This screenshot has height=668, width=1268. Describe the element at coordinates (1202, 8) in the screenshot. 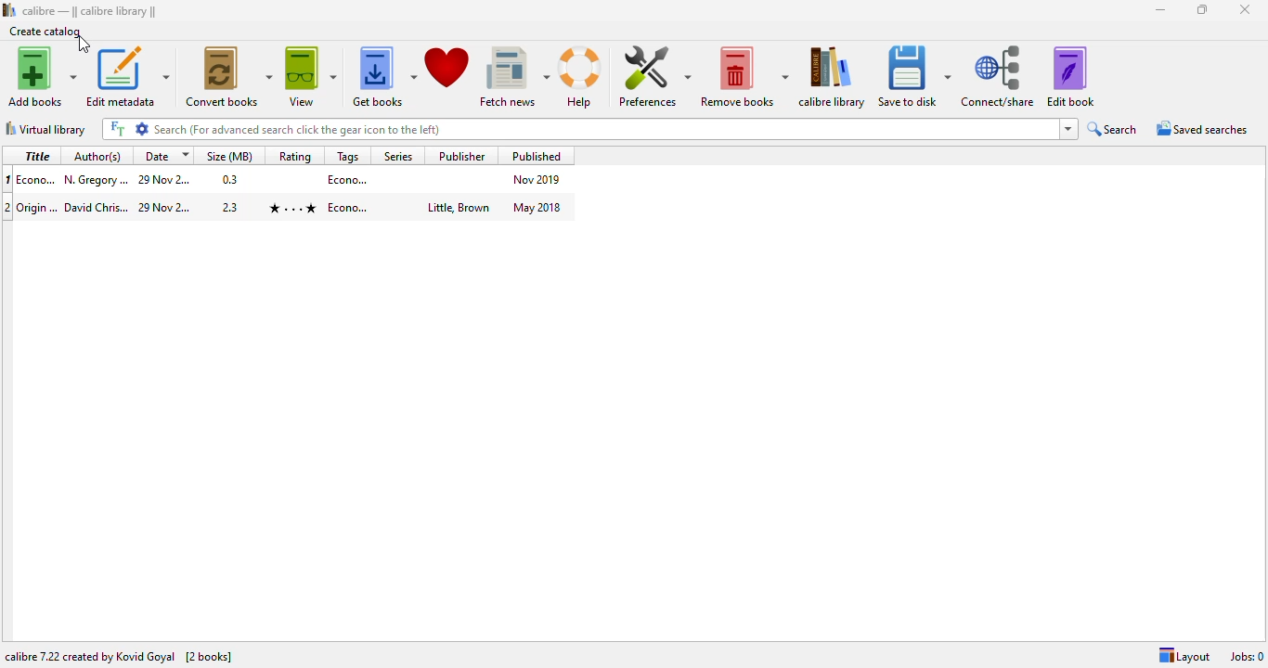

I see `maximize` at that location.